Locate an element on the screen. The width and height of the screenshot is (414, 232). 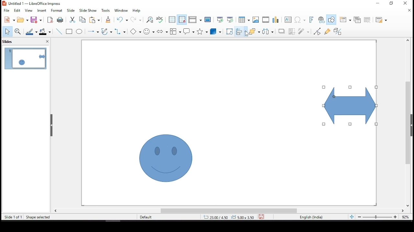
line color is located at coordinates (32, 32).